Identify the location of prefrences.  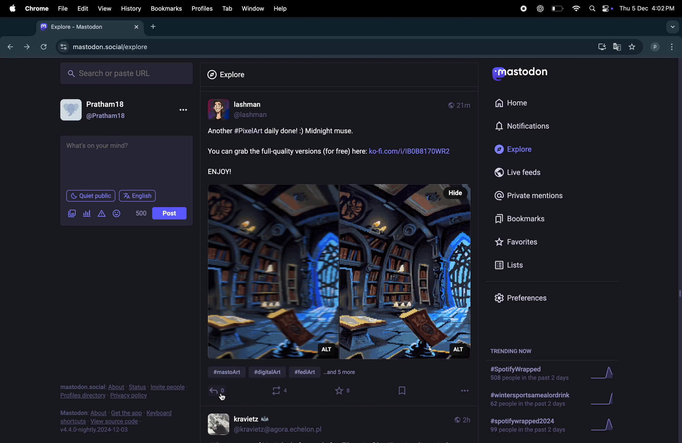
(527, 298).